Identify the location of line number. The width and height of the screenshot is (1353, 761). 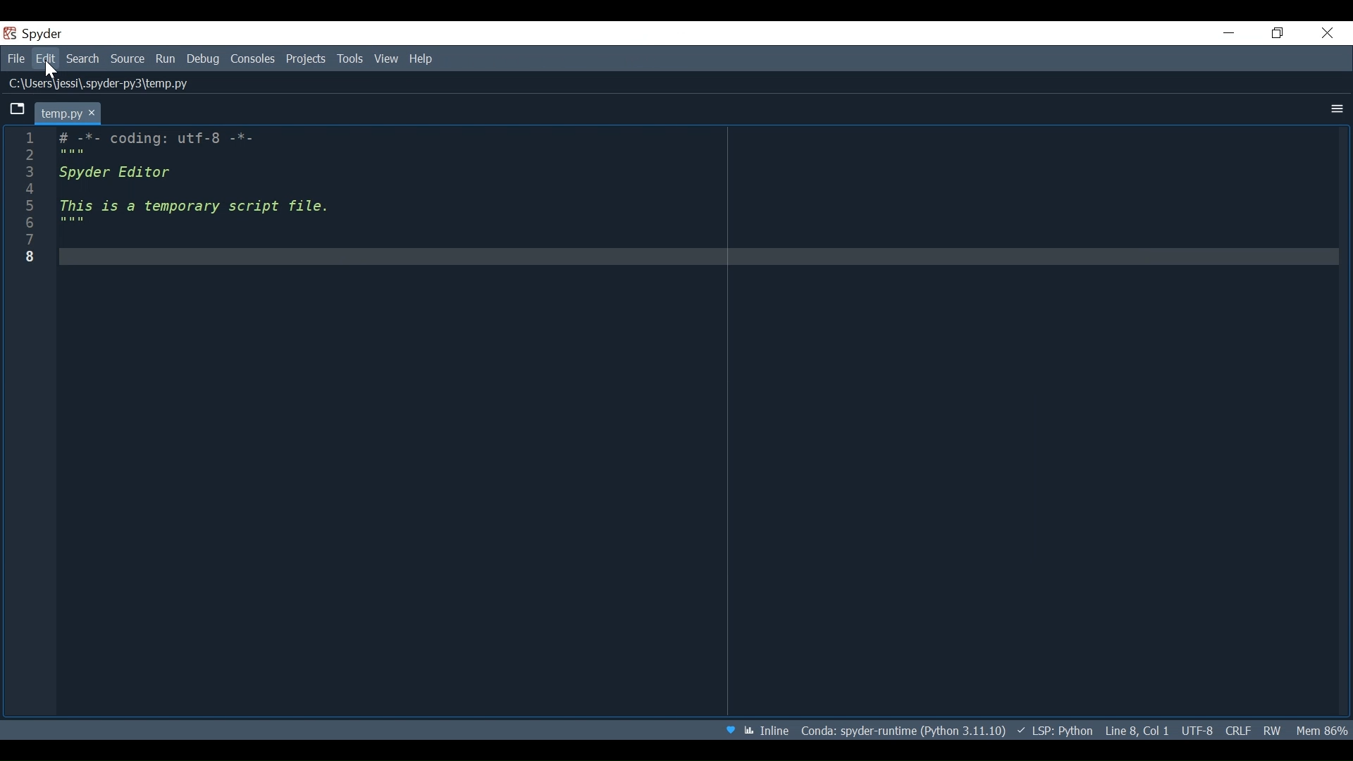
(28, 199).